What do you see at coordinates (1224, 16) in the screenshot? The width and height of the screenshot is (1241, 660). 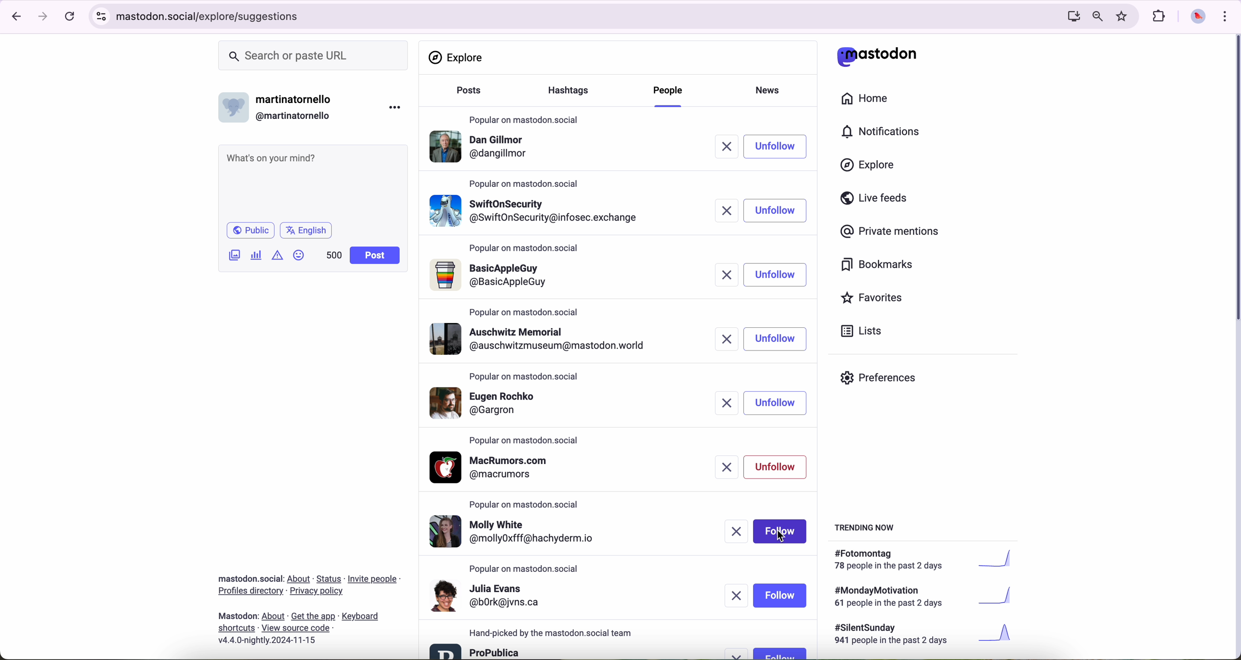 I see `customize and control Google Chrome` at bounding box center [1224, 16].